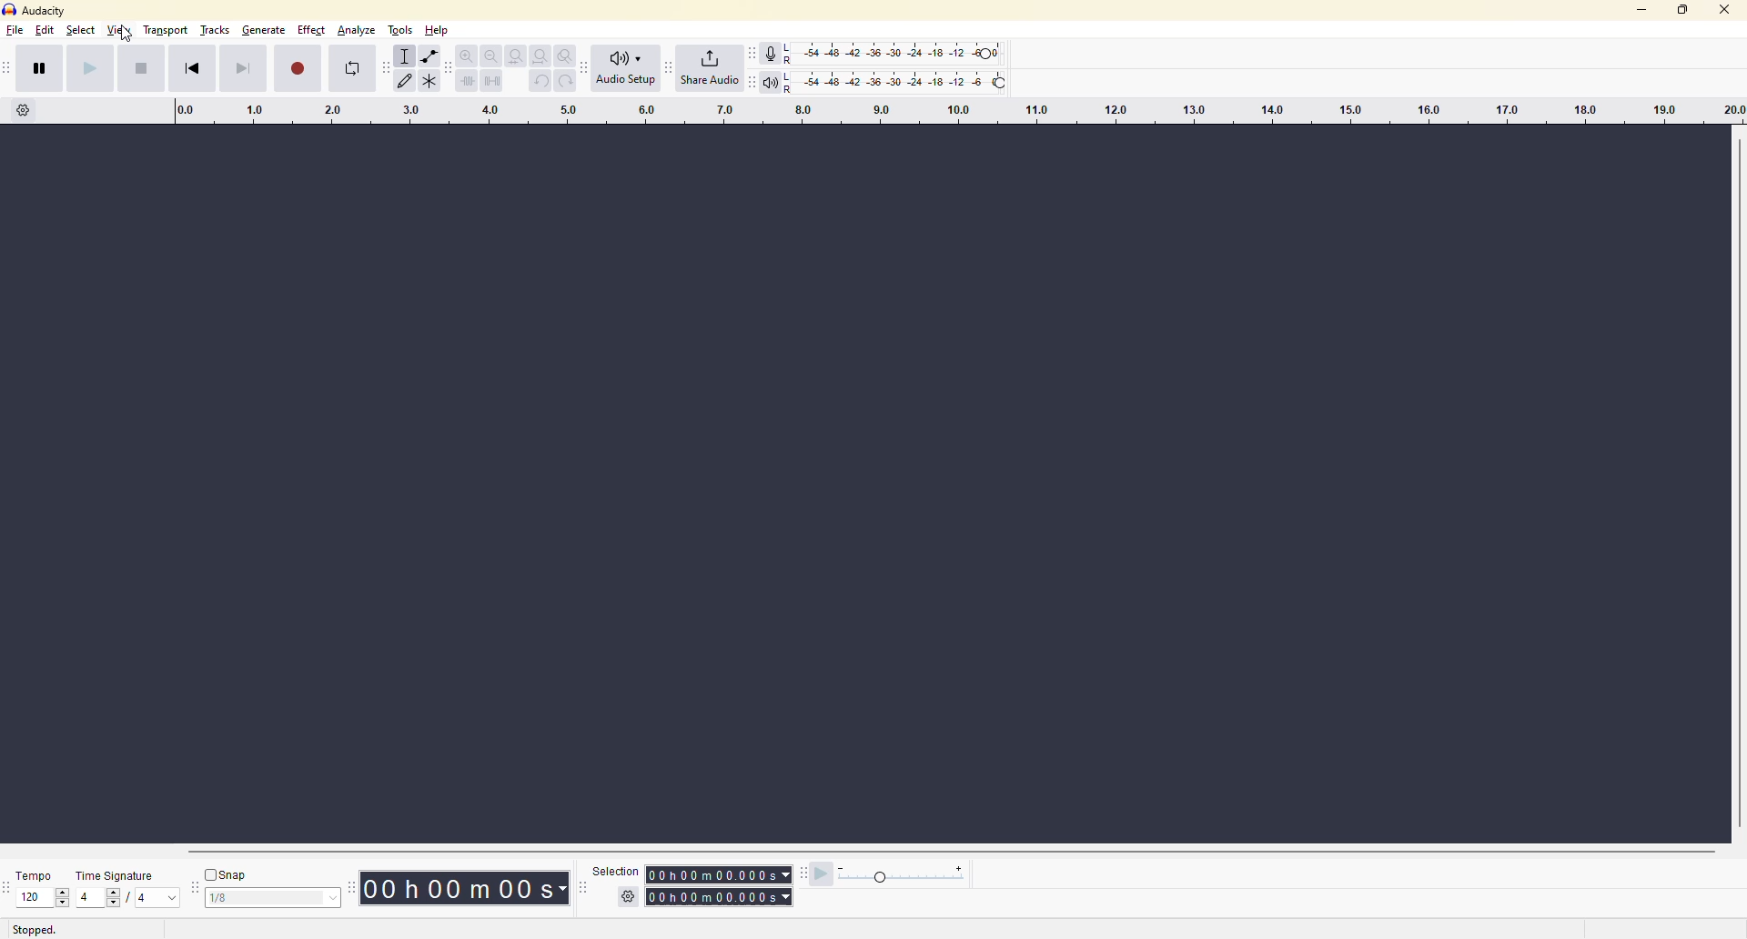 The height and width of the screenshot is (939, 1747). I want to click on view, so click(120, 32).